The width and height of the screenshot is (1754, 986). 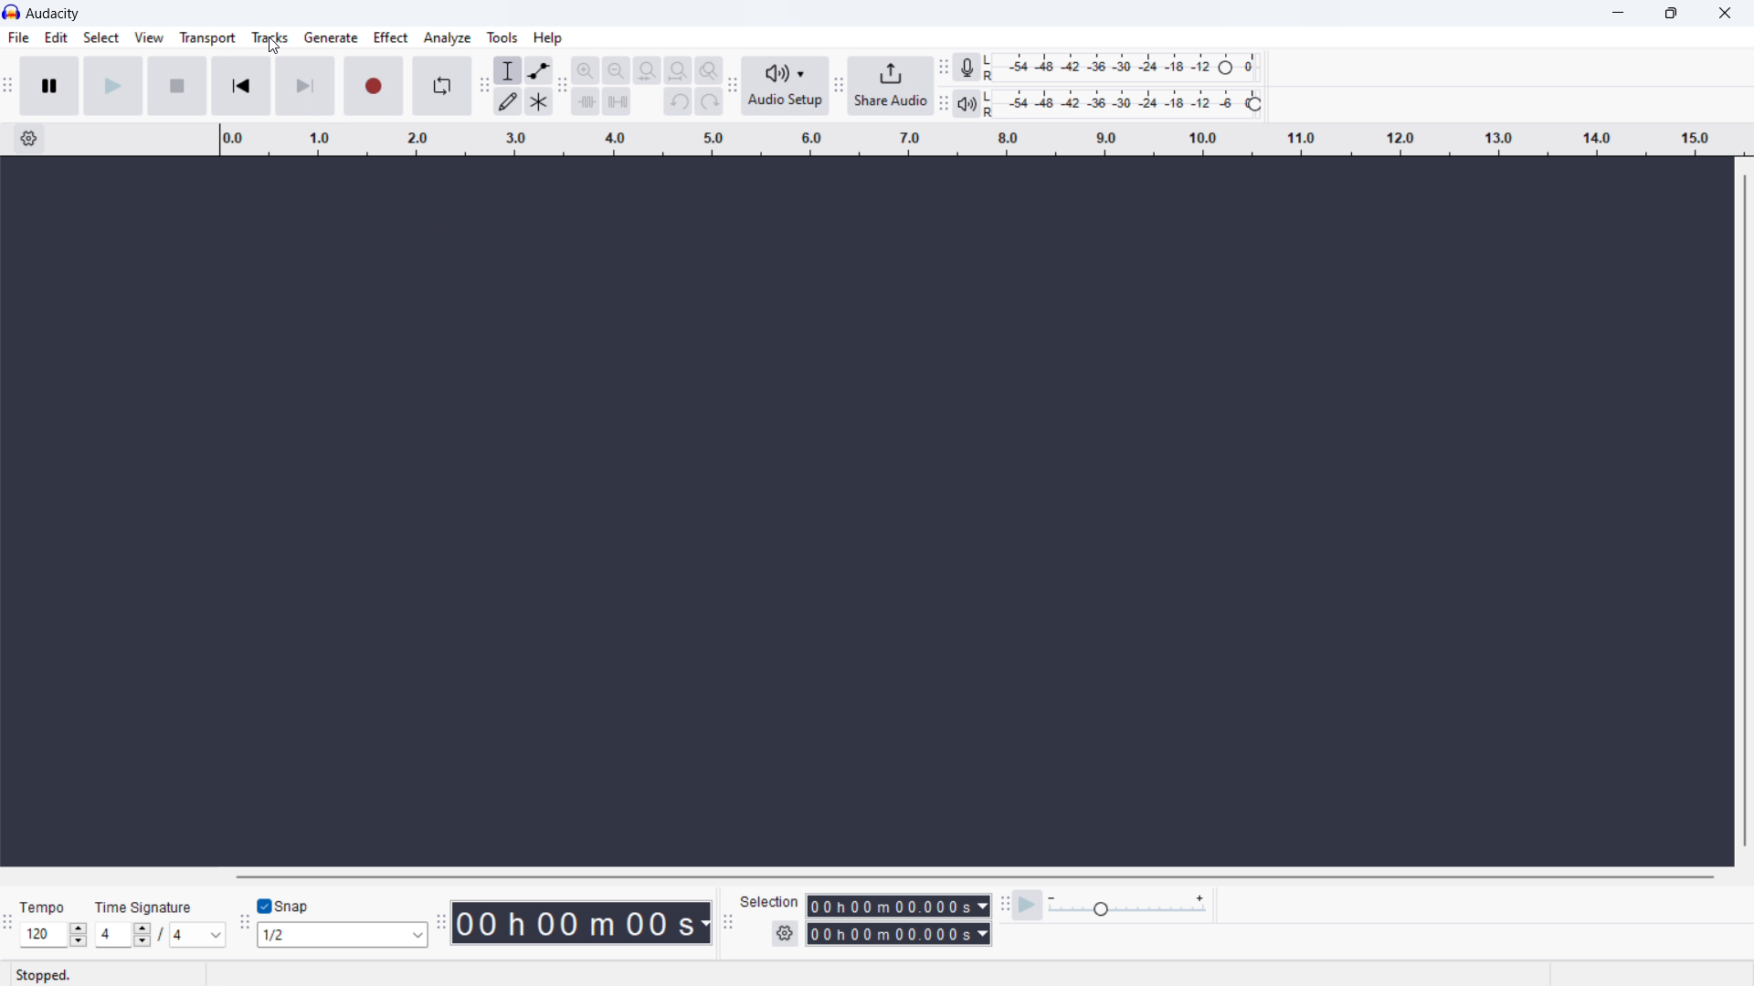 I want to click on skip to start, so click(x=240, y=86).